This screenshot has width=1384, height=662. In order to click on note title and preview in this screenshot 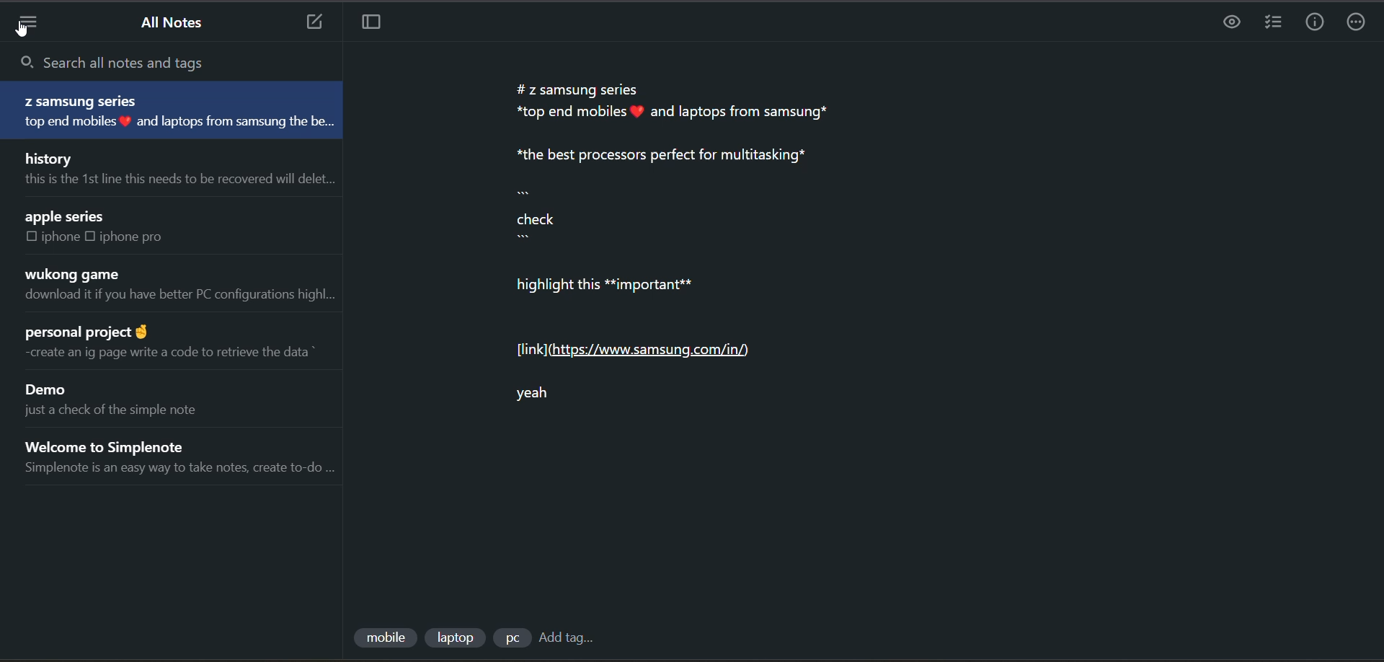, I will do `click(175, 169)`.